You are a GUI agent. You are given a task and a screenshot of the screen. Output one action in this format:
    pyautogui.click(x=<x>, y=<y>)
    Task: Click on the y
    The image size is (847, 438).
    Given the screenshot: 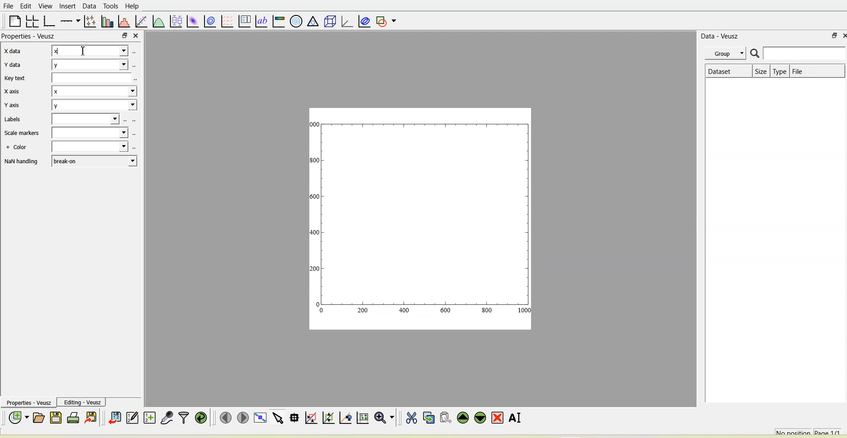 What is the action you would take?
    pyautogui.click(x=90, y=65)
    